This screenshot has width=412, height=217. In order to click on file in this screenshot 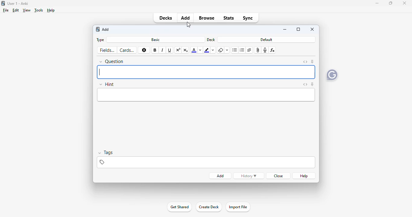, I will do `click(6, 10)`.